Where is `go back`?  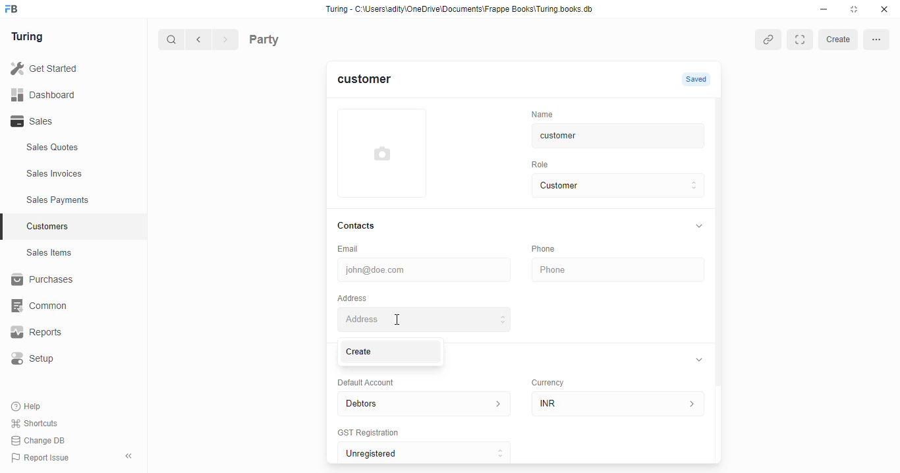
go back is located at coordinates (201, 40).